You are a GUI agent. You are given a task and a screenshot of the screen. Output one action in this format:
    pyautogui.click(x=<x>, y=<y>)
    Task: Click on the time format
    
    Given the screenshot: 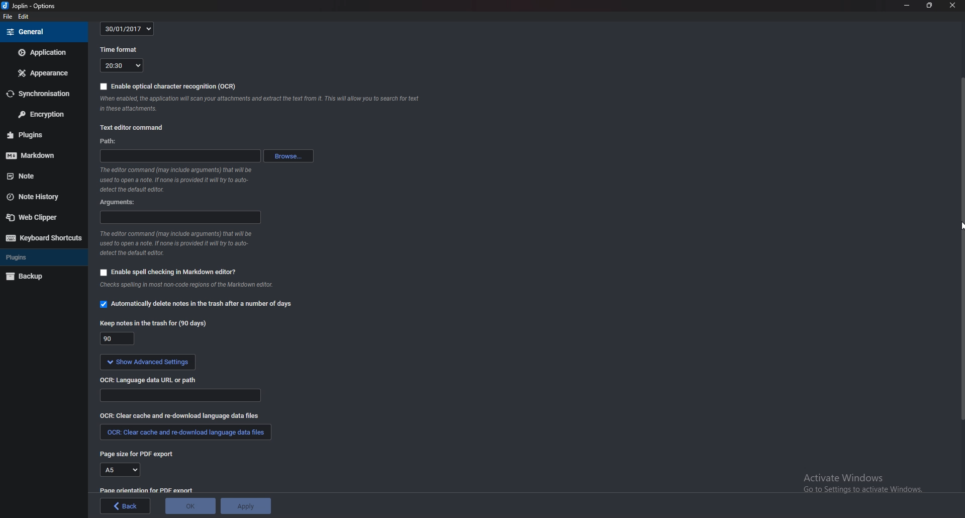 What is the action you would take?
    pyautogui.click(x=119, y=51)
    